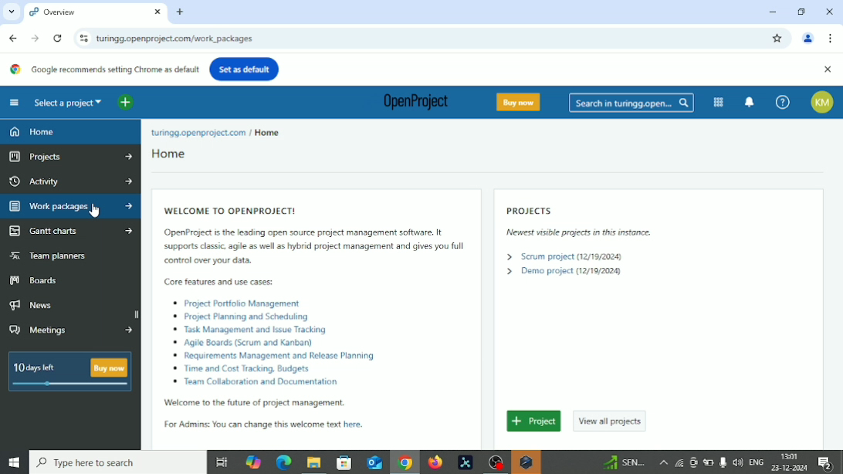 The height and width of the screenshot is (474, 843). What do you see at coordinates (412, 103) in the screenshot?
I see `OpenProject` at bounding box center [412, 103].